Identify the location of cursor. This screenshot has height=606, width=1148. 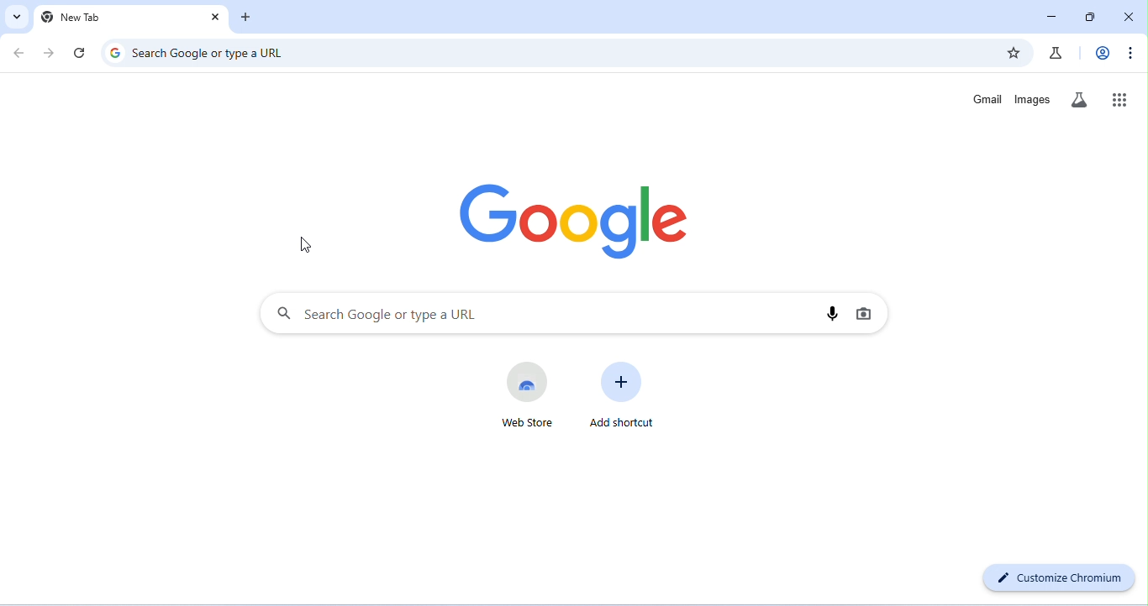
(306, 244).